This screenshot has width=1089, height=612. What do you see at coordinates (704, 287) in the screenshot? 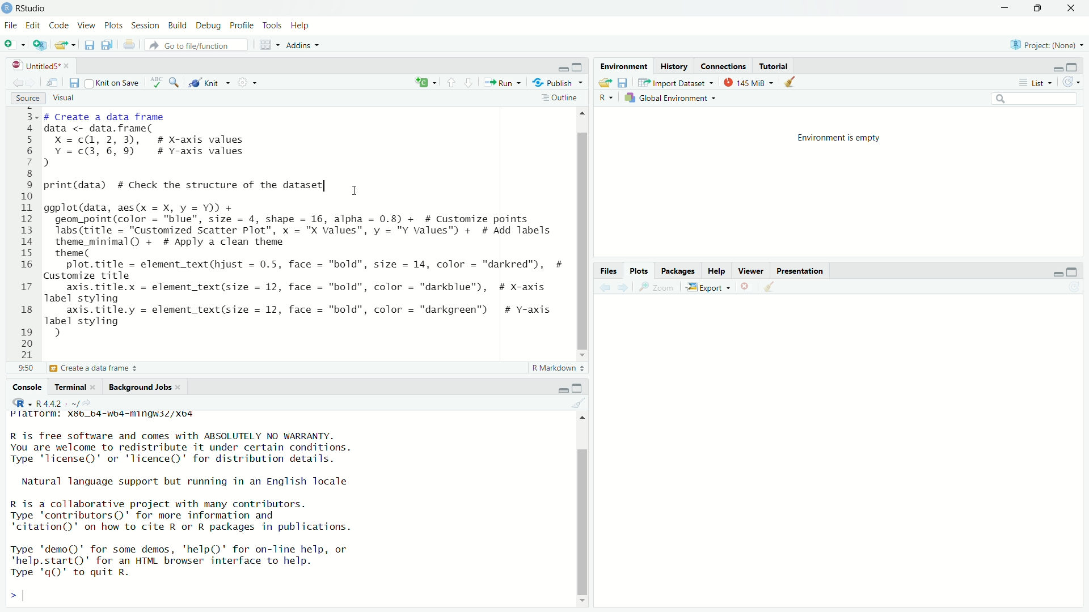
I see `Export ` at bounding box center [704, 287].